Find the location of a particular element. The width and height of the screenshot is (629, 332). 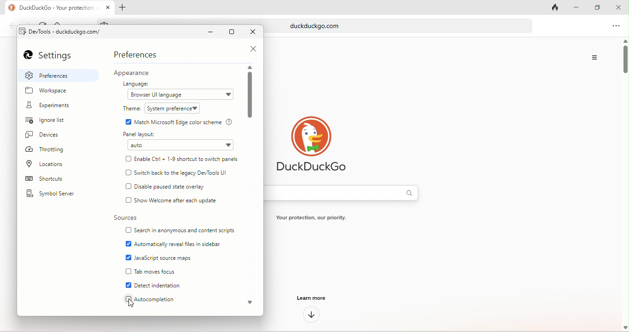

show welcome after each update is located at coordinates (180, 200).